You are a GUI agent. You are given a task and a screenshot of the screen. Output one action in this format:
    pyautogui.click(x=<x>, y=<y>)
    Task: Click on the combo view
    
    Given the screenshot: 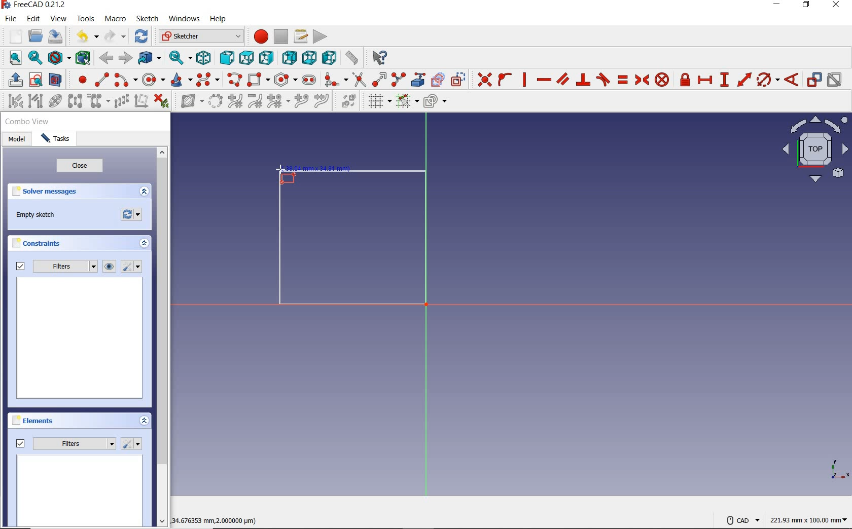 What is the action you would take?
    pyautogui.click(x=27, y=123)
    